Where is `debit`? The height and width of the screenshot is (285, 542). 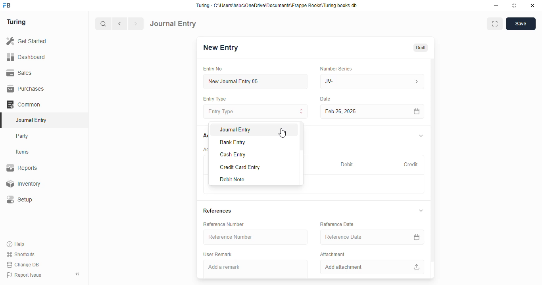
debit is located at coordinates (347, 164).